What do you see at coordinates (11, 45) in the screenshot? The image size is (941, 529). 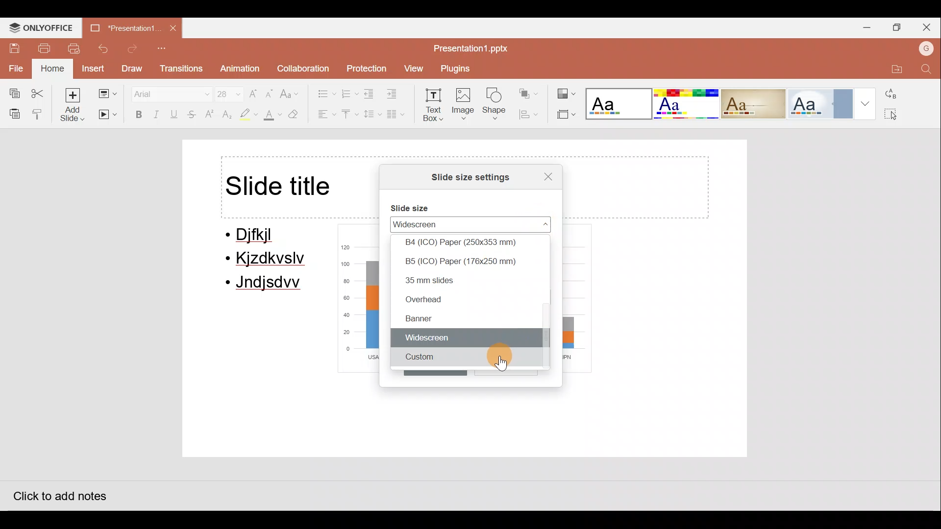 I see `Save` at bounding box center [11, 45].